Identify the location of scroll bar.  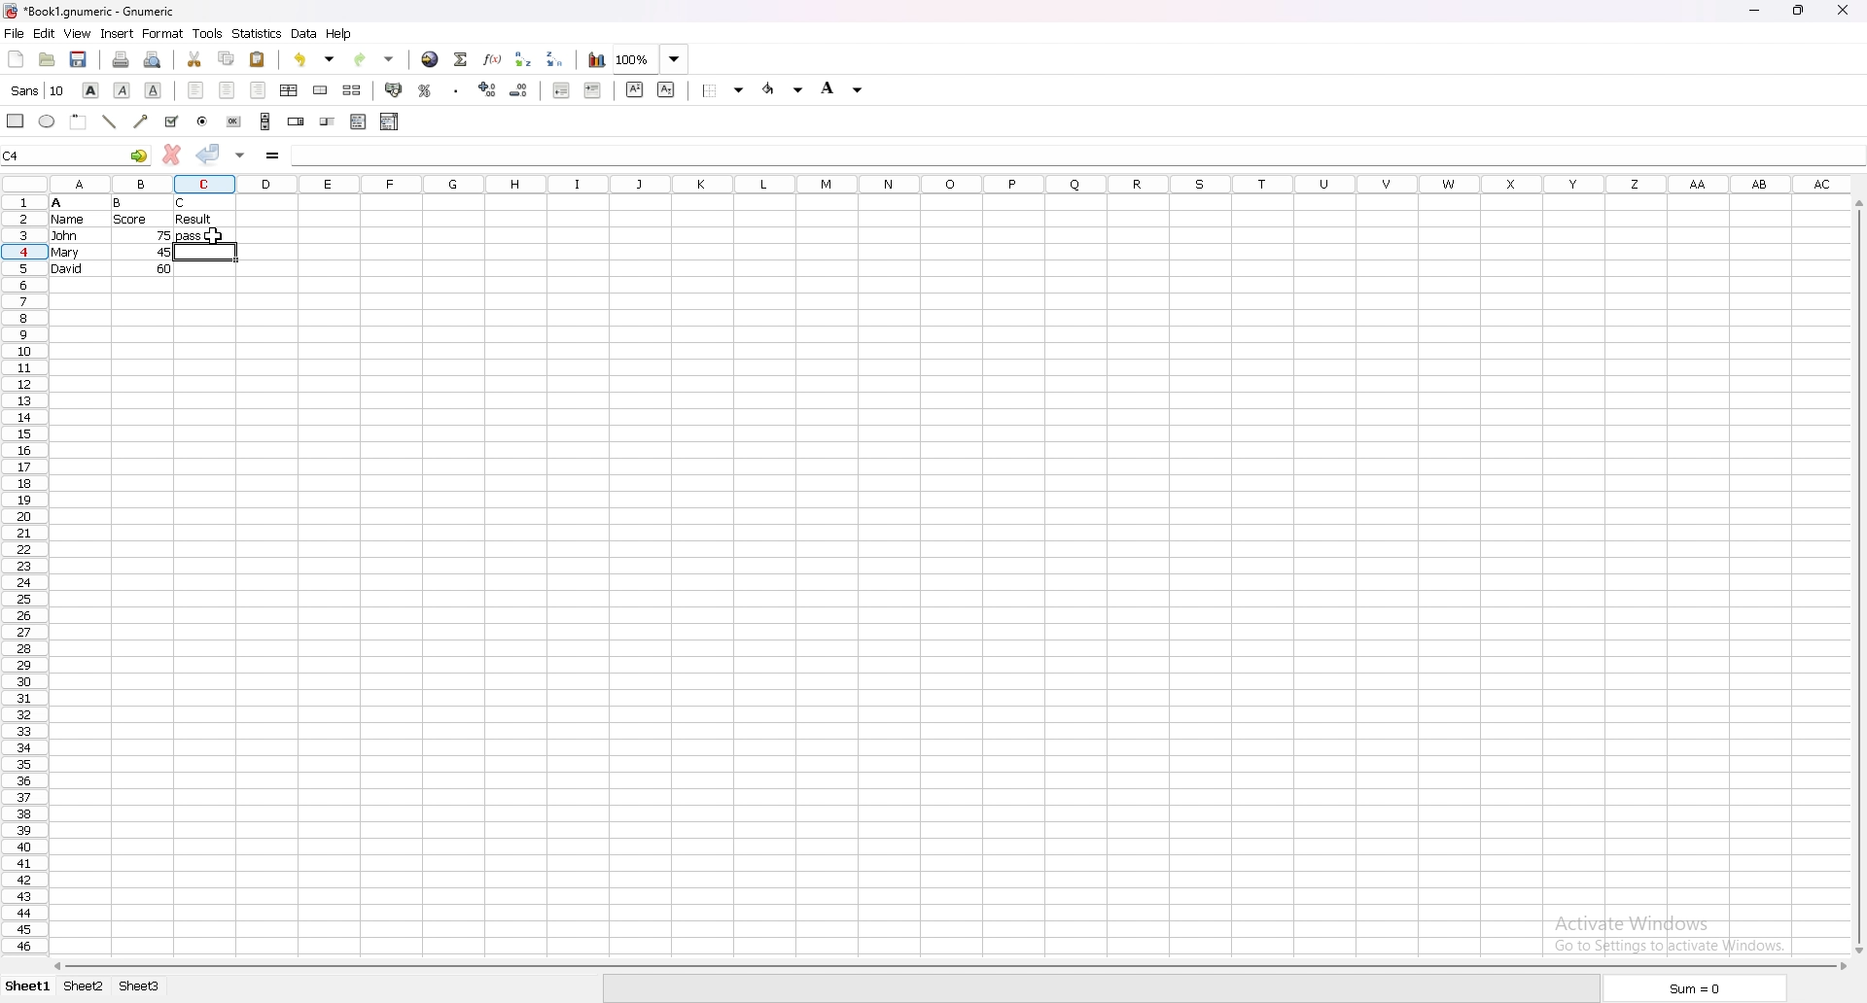
(1856, 576).